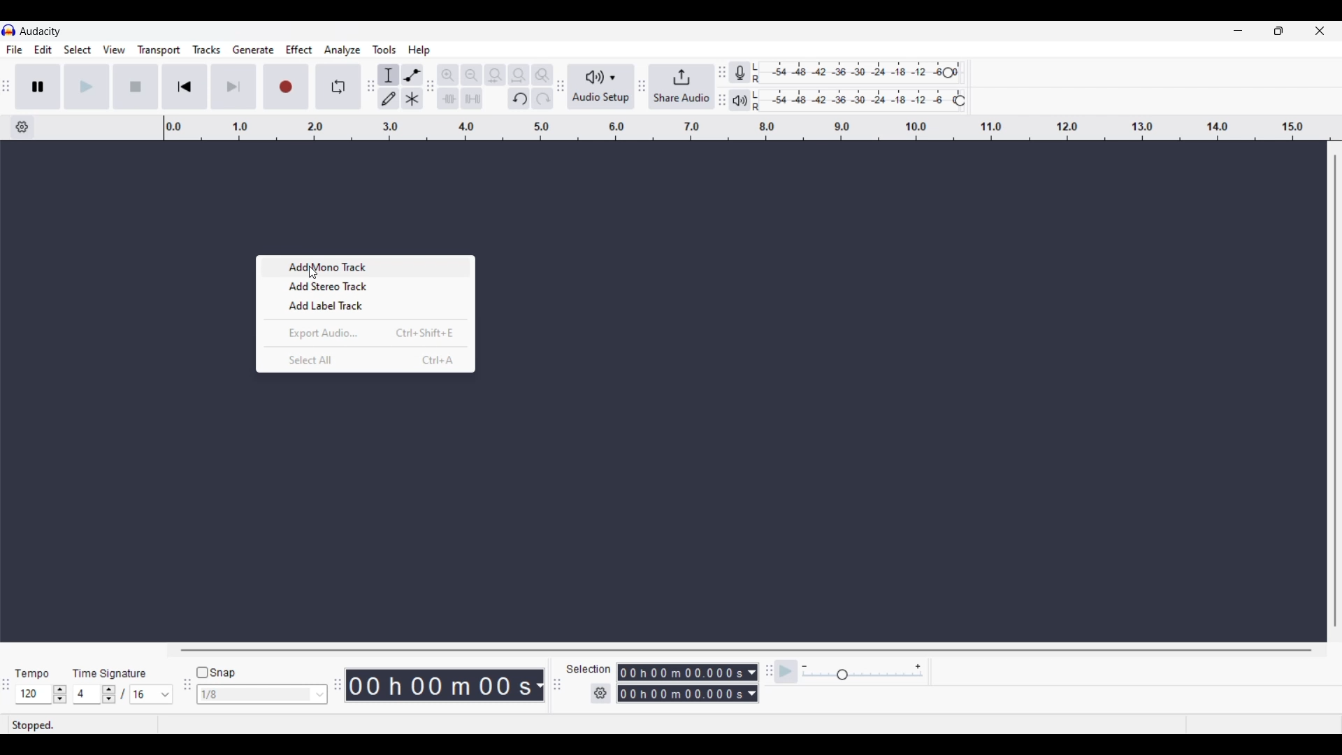 The height and width of the screenshot is (755, 1342). What do you see at coordinates (88, 695) in the screenshot?
I see `Selected time signature` at bounding box center [88, 695].